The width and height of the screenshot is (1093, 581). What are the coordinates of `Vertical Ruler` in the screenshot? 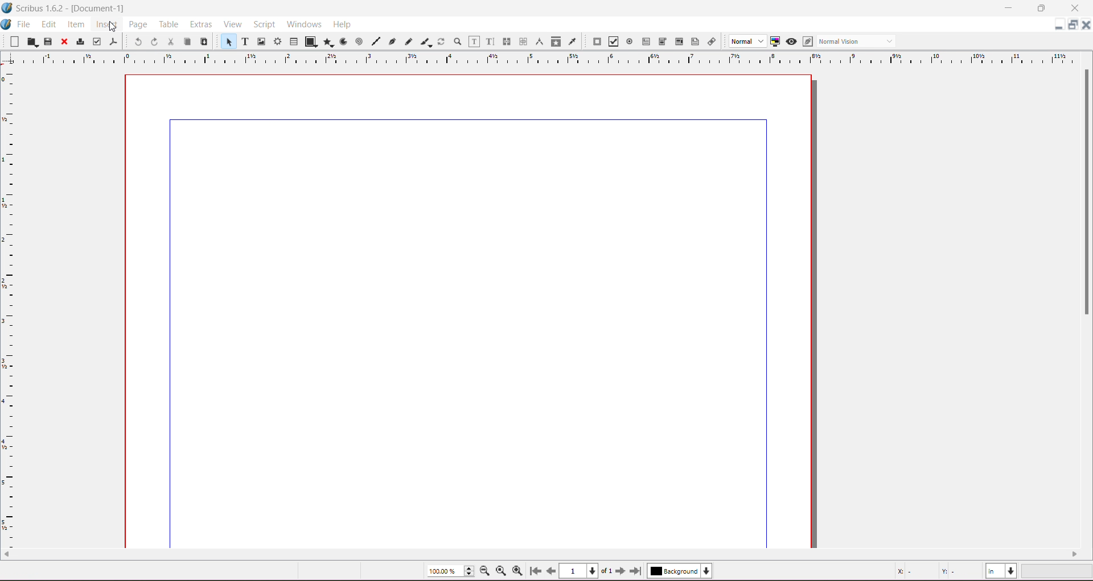 It's located at (9, 305).